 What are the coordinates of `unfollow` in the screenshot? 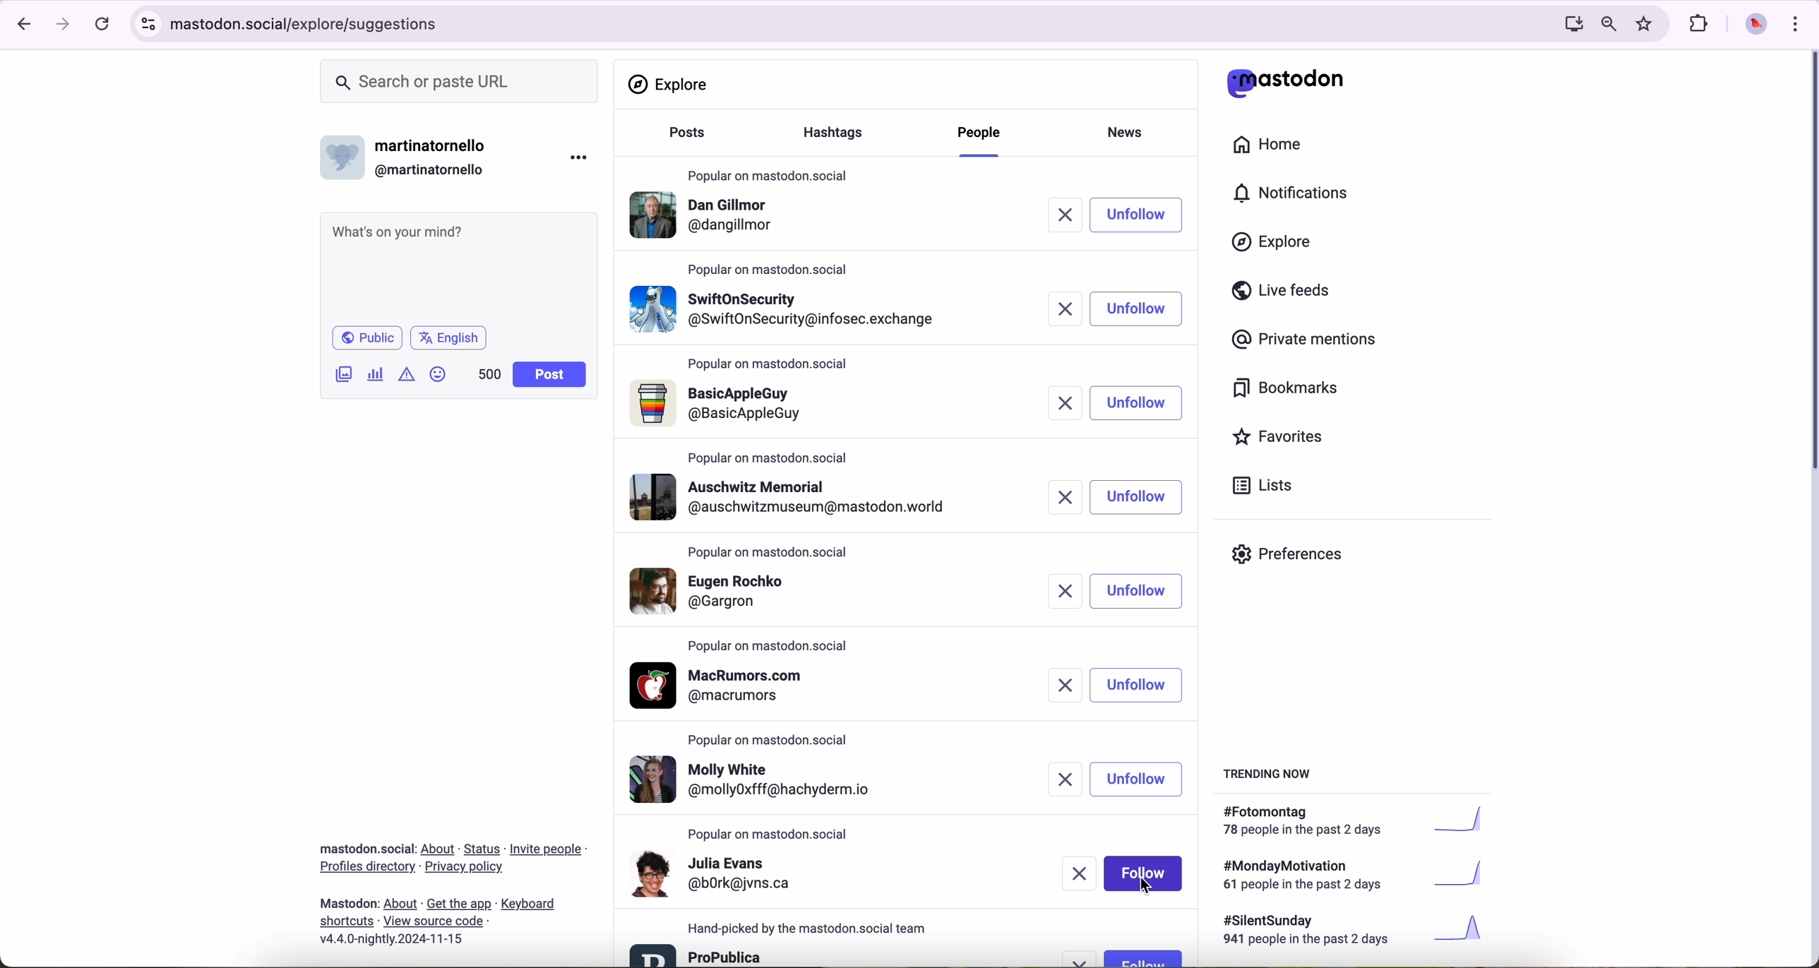 It's located at (1139, 592).